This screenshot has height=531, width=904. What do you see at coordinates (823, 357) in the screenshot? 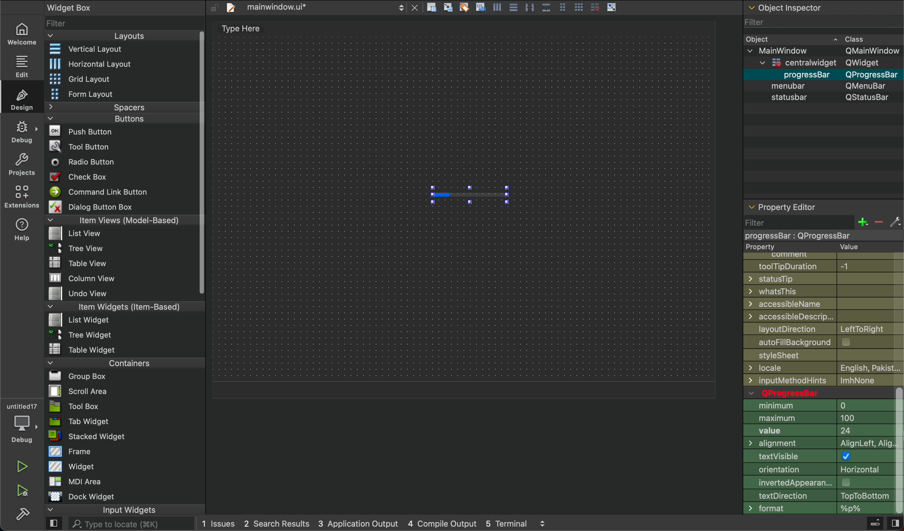
I see `file` at bounding box center [823, 357].